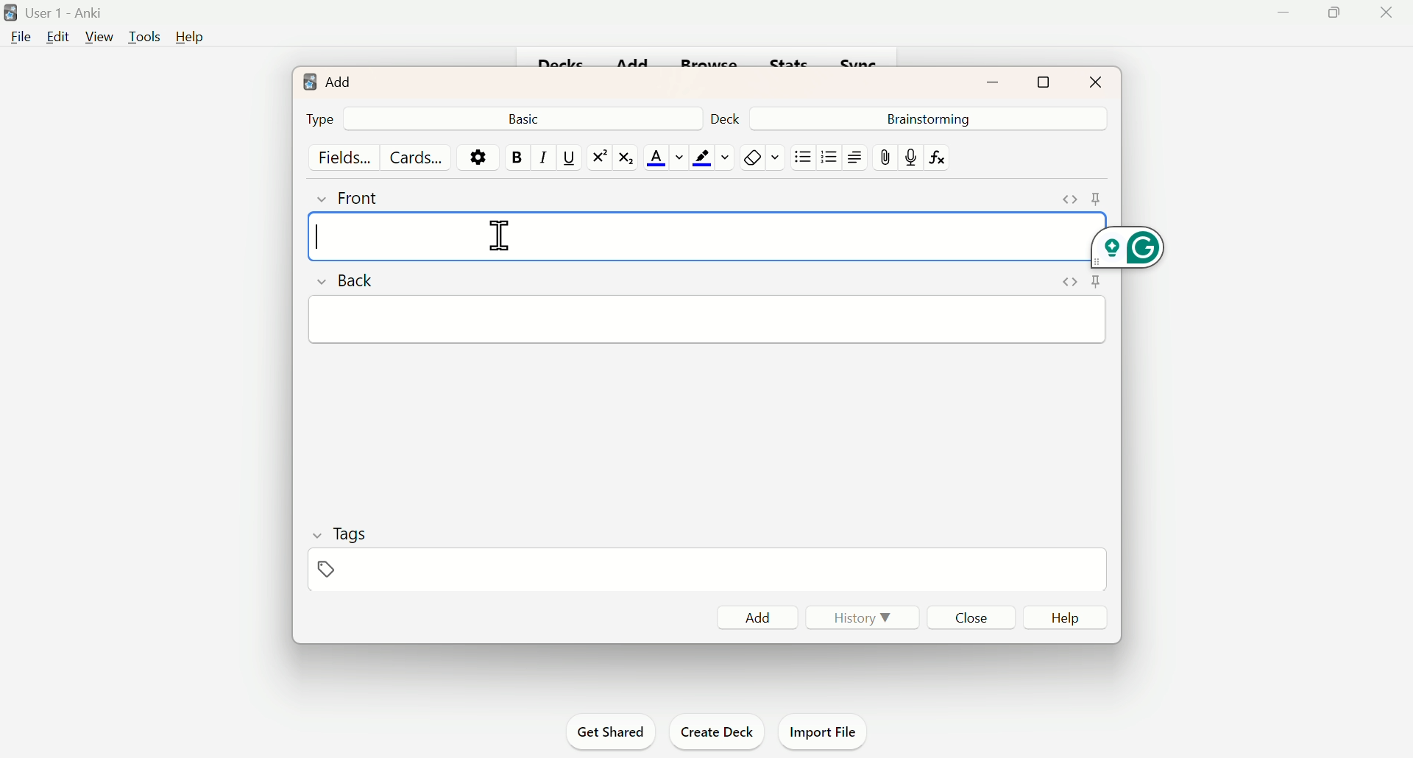  I want to click on Pins, so click(1082, 199).